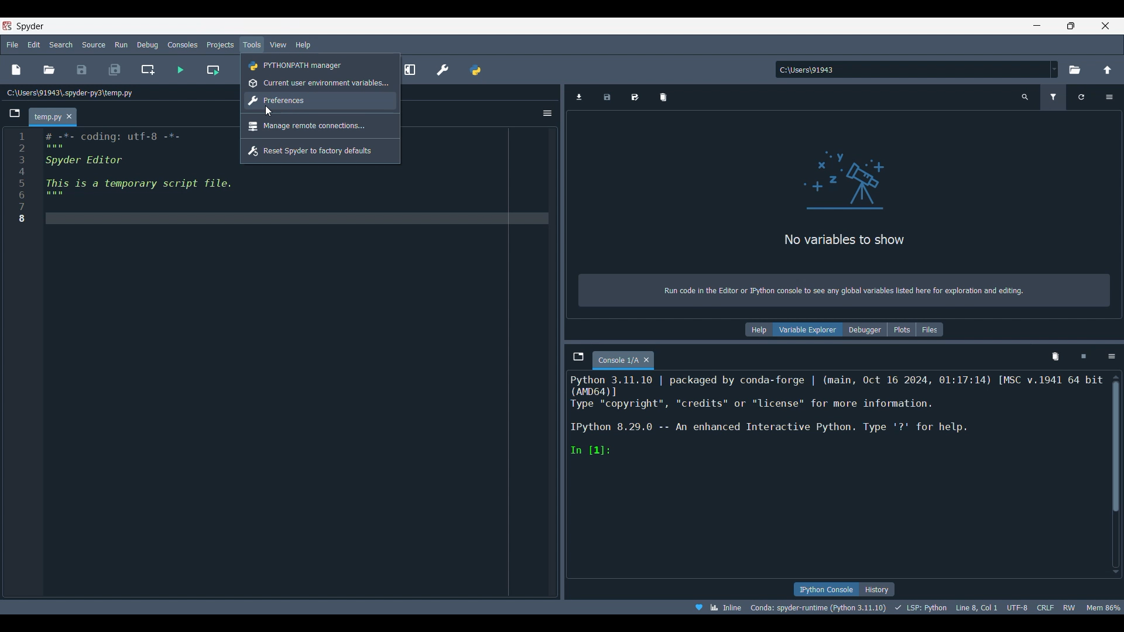 This screenshot has width=1124, height=632. Describe the element at coordinates (1041, 28) in the screenshot. I see `Minimize` at that location.